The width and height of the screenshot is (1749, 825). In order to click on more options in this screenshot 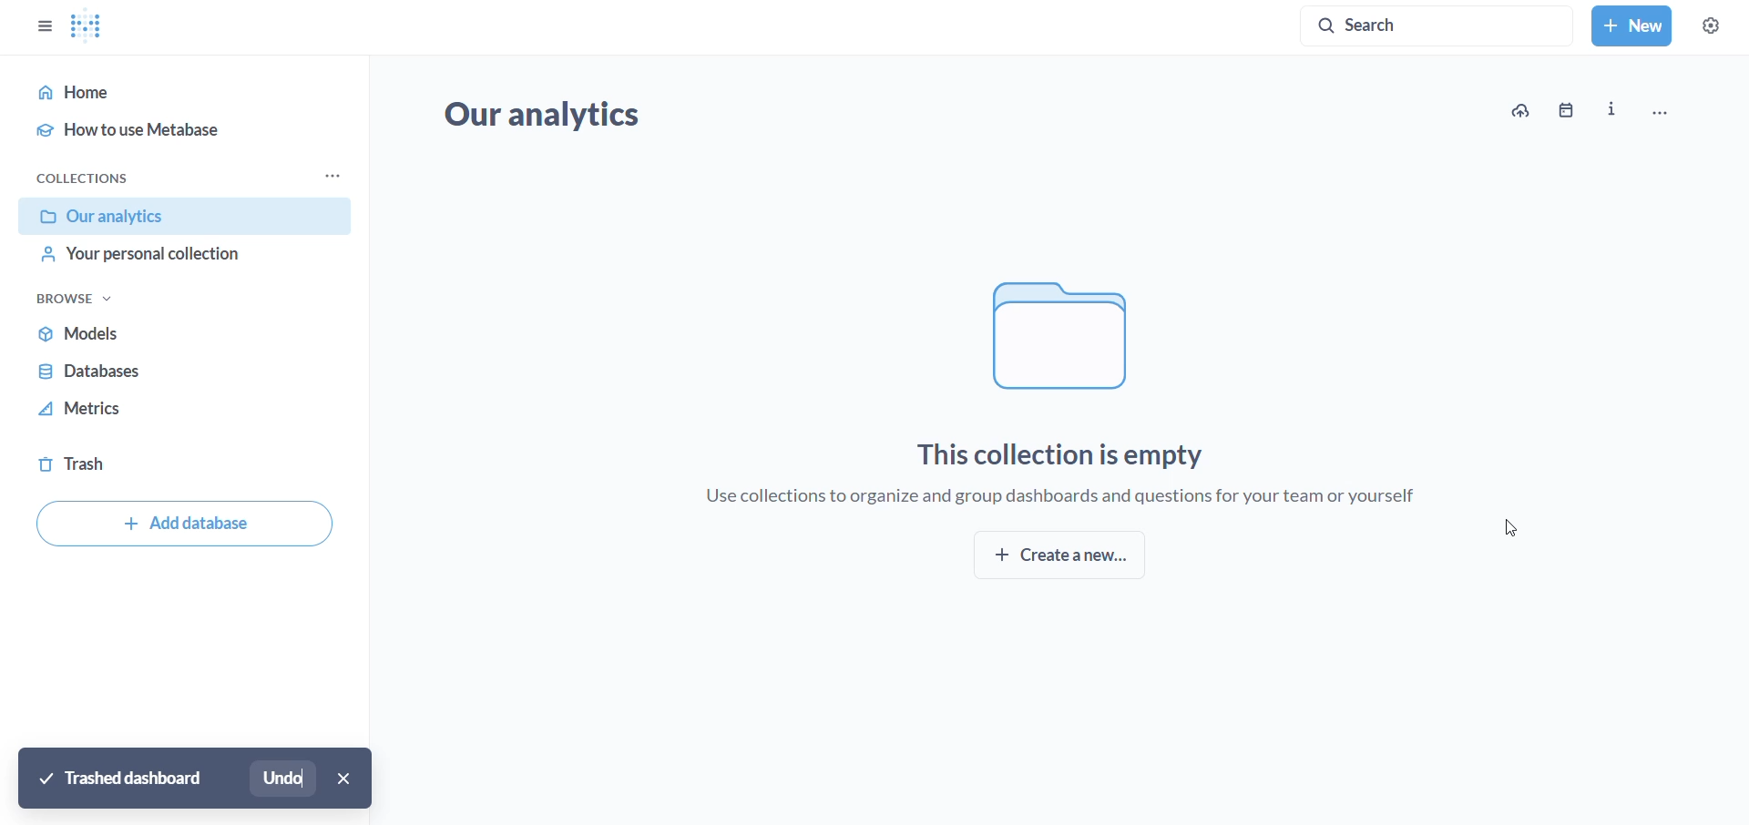, I will do `click(1672, 107)`.